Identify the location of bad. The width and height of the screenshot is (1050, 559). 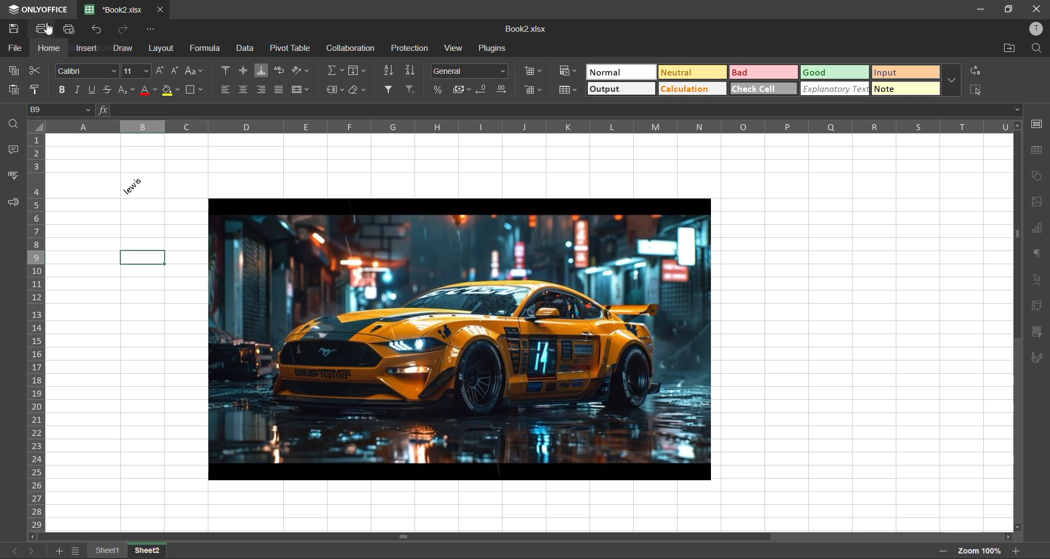
(762, 72).